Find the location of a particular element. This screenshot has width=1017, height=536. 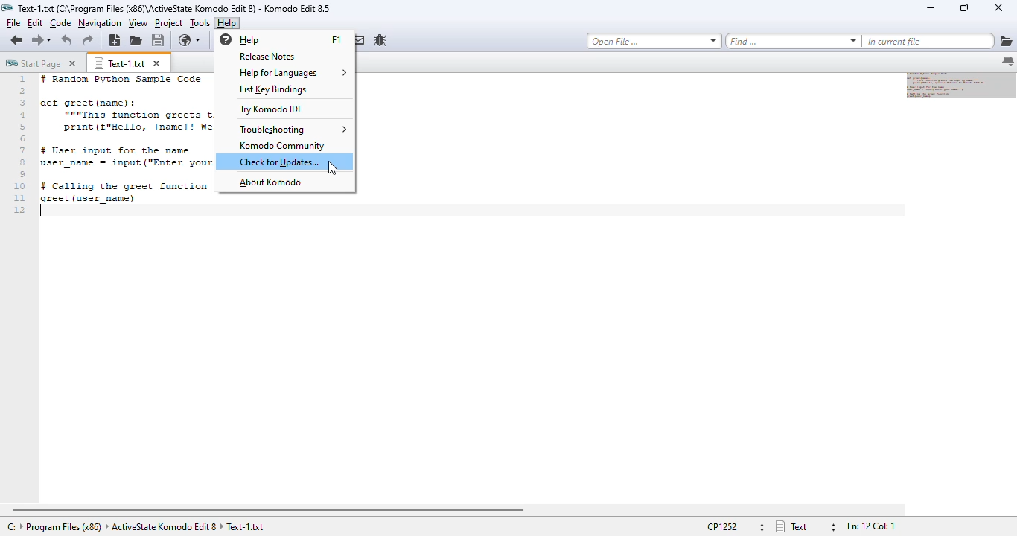

F1 is located at coordinates (335, 39).